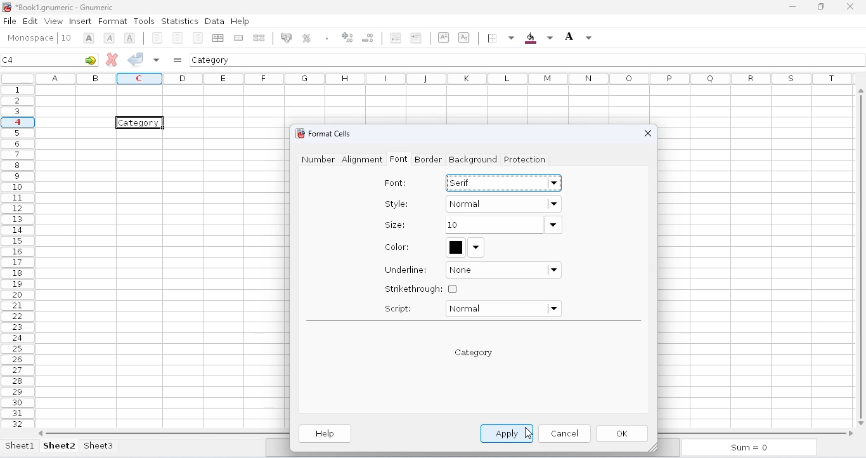 The width and height of the screenshot is (866, 458). I want to click on underline:, so click(406, 270).